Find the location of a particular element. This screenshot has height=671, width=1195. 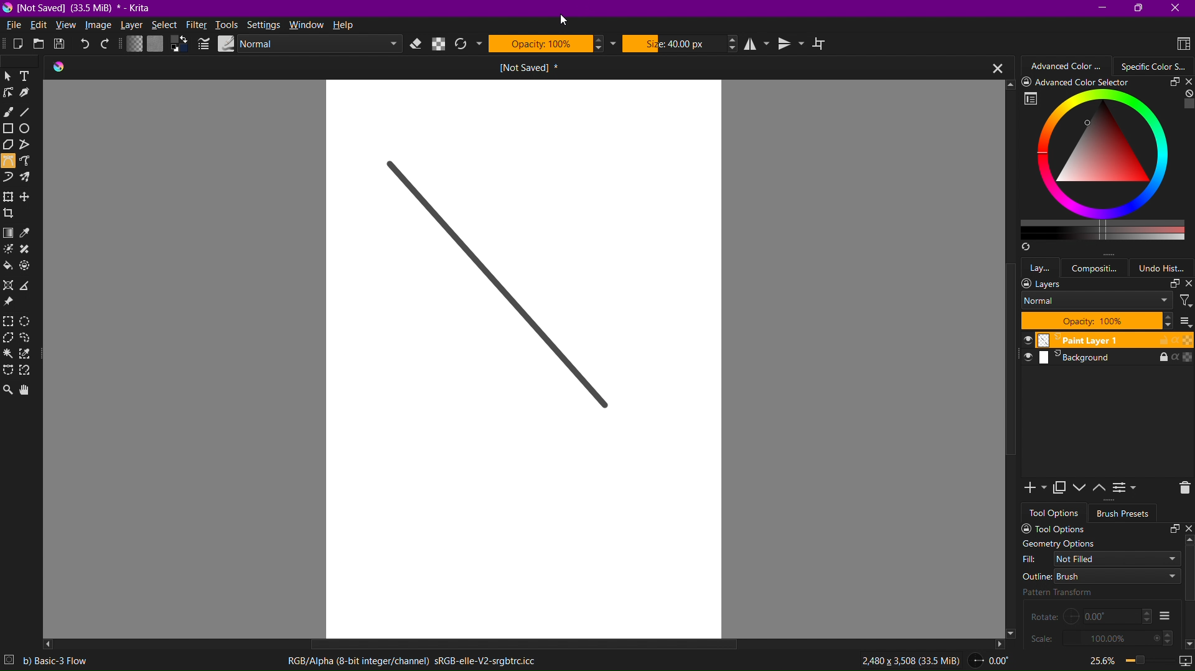

Preserve Alpha is located at coordinates (439, 44).